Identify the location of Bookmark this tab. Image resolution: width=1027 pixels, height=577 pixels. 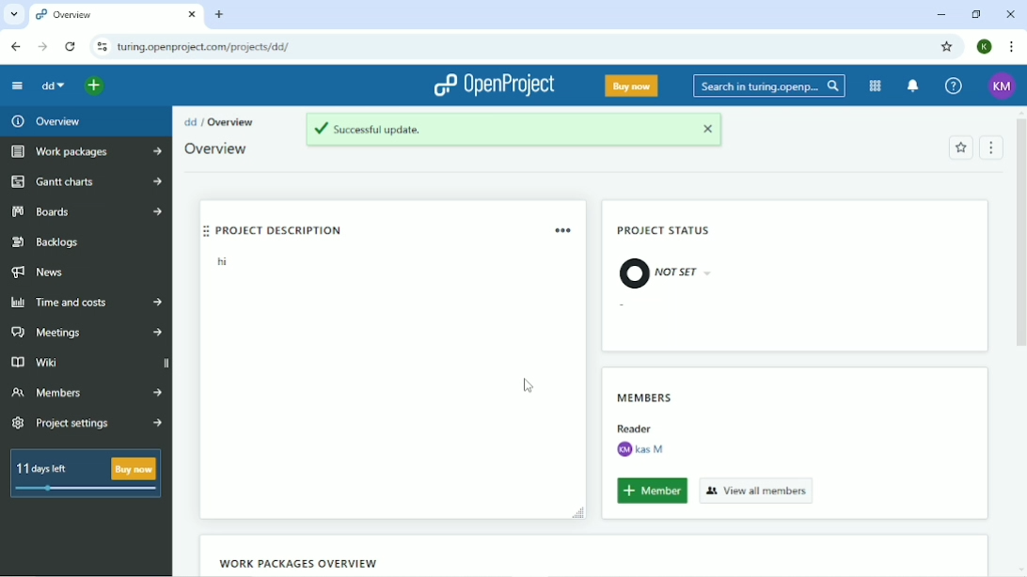
(946, 46).